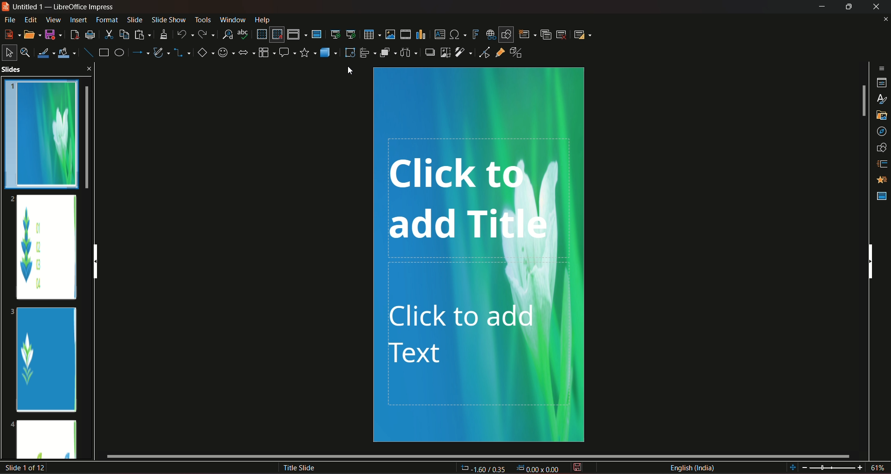 Image resolution: width=891 pixels, height=474 pixels. I want to click on curves and polygon, so click(162, 53).